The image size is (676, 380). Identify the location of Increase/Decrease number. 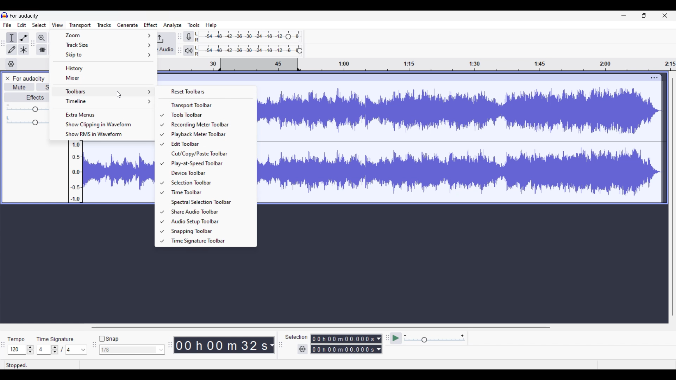
(55, 350).